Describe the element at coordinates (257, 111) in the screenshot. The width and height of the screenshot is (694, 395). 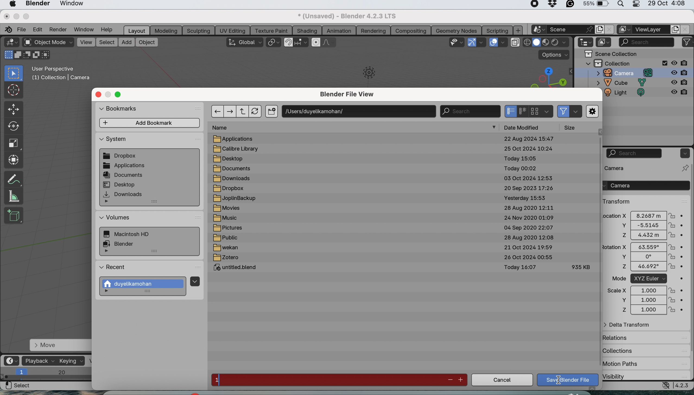
I see `refresh list` at that location.